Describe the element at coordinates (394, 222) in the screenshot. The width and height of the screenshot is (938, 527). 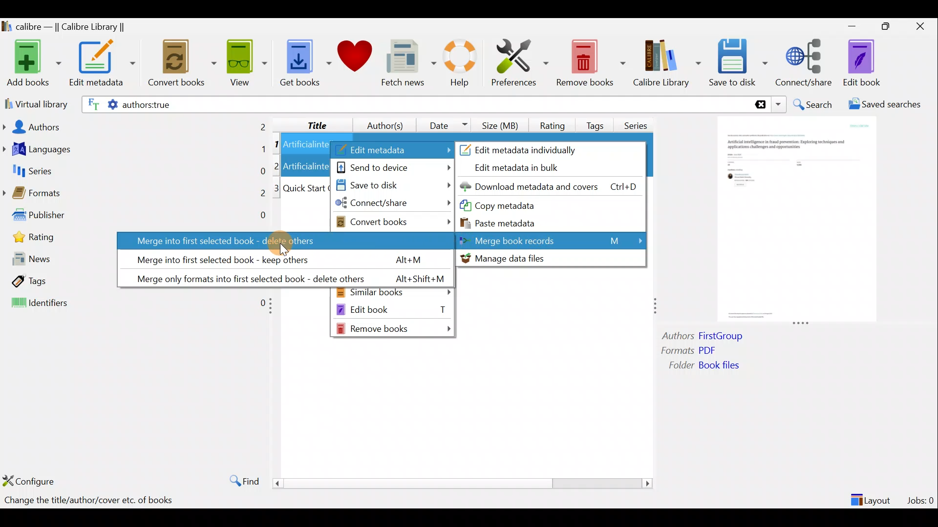
I see `Convert books` at that location.